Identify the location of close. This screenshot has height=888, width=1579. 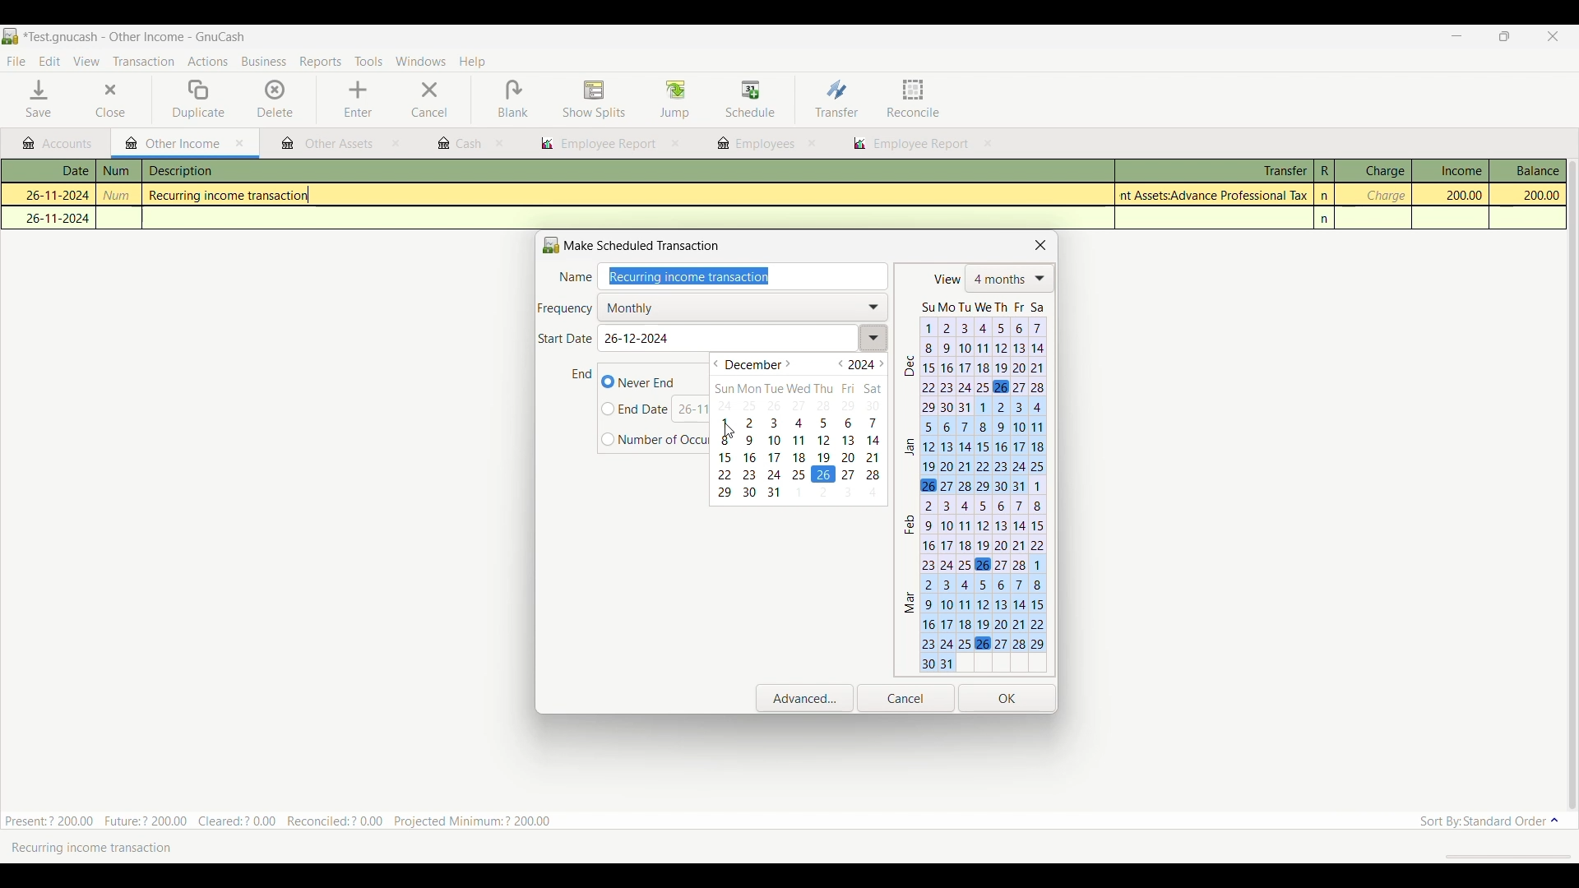
(812, 143).